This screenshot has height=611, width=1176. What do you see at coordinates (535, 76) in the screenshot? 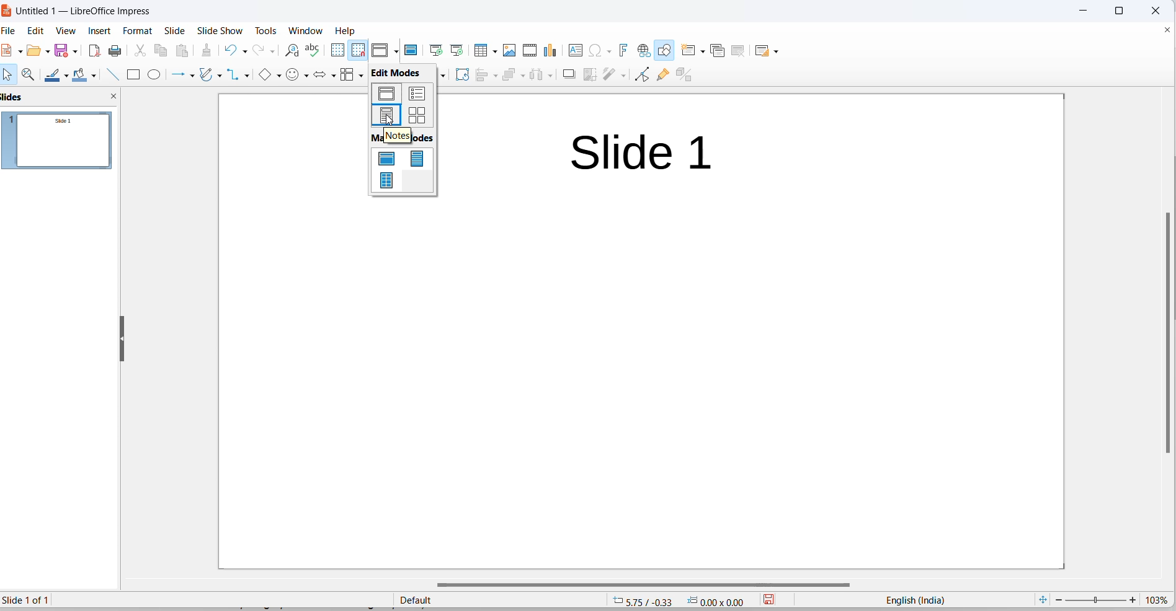
I see `distribute object` at bounding box center [535, 76].